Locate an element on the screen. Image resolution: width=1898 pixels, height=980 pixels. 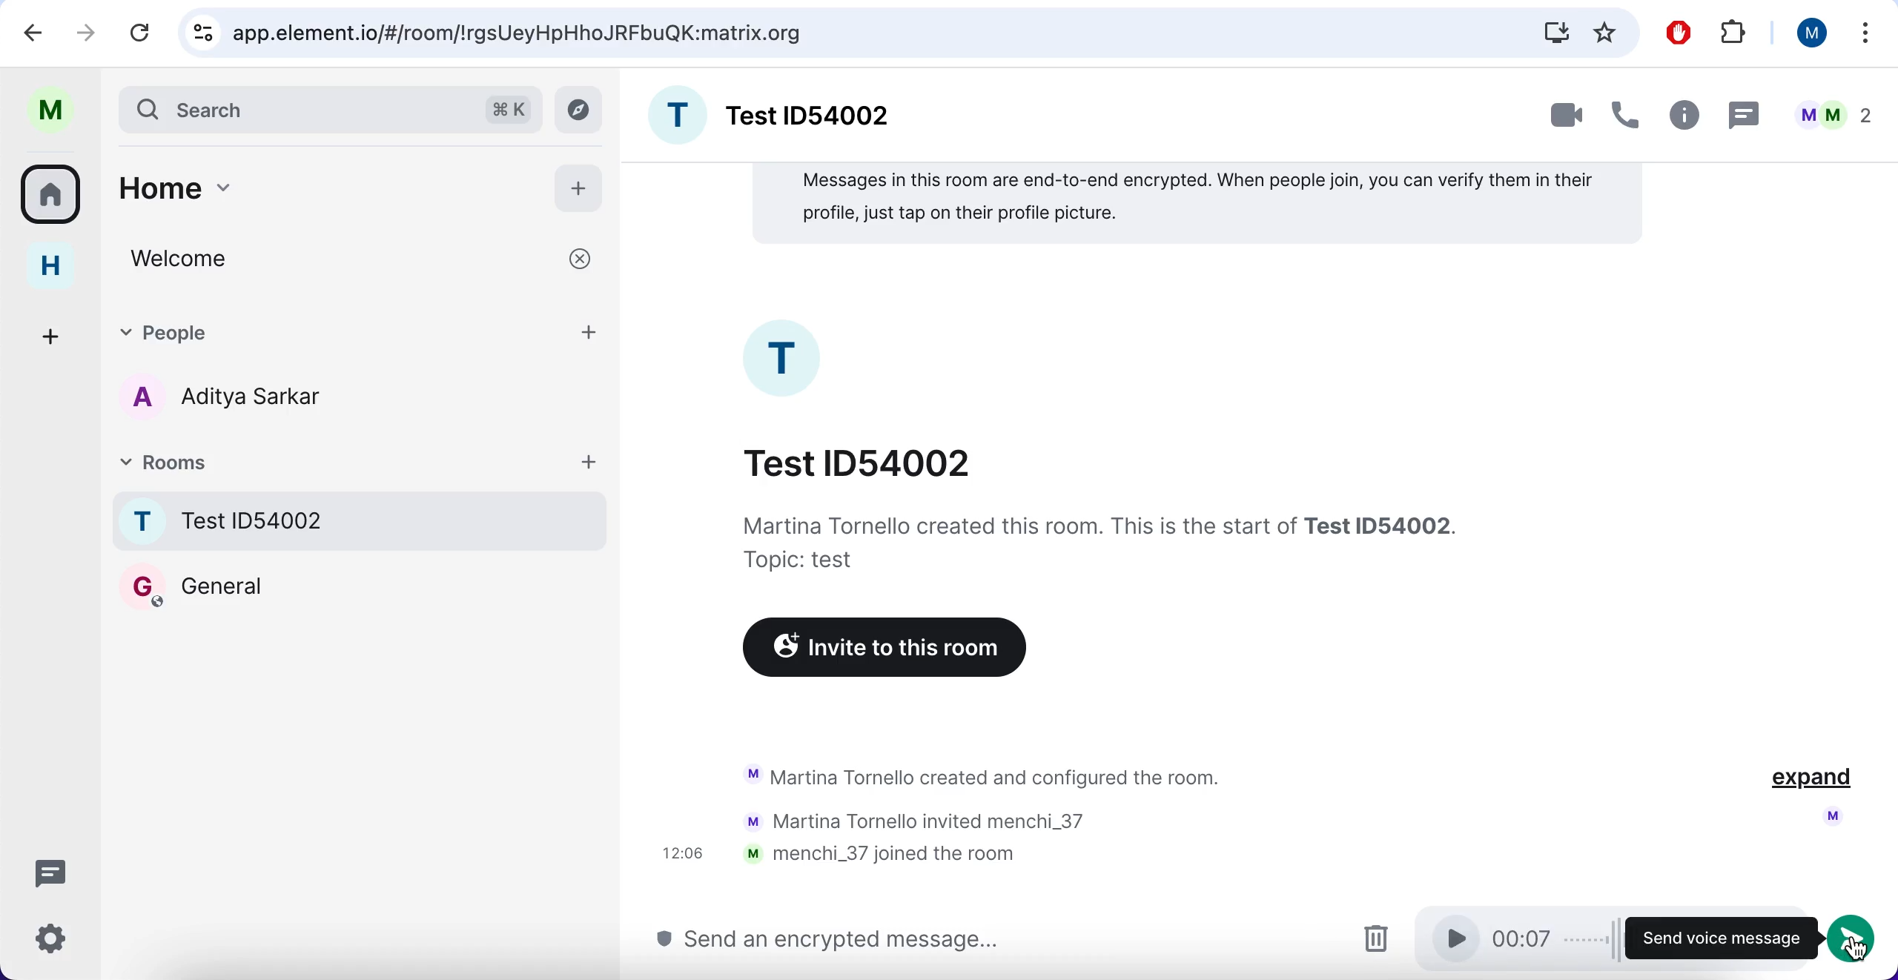
cursor is located at coordinates (1860, 953).